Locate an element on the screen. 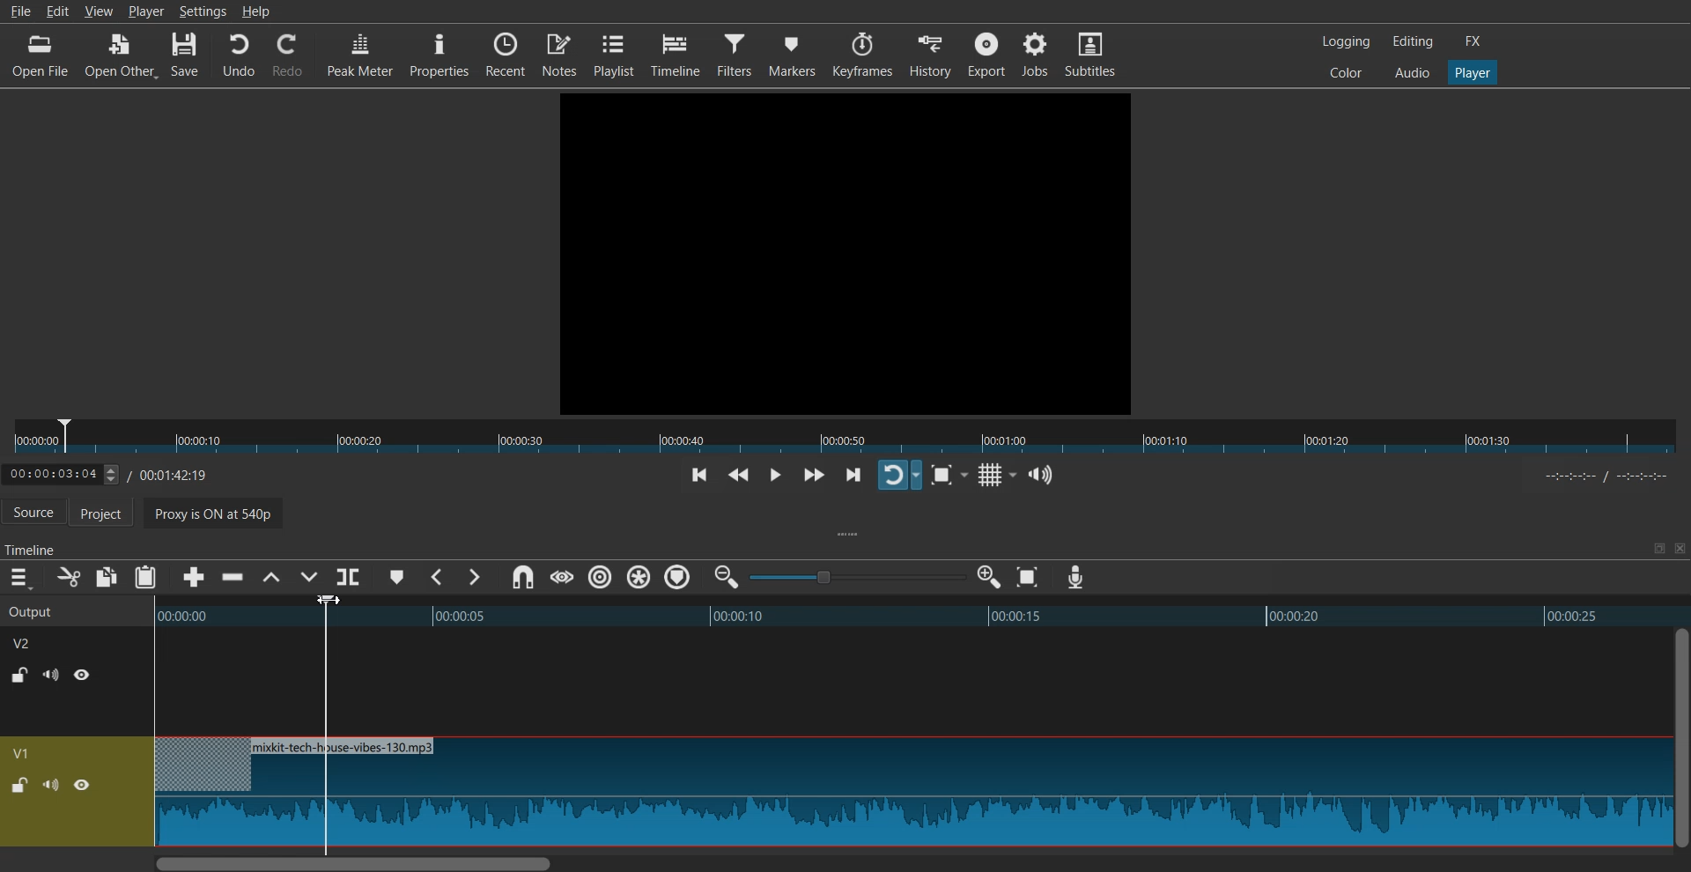 Image resolution: width=1691 pixels, height=872 pixels. Edit is located at coordinates (60, 10).